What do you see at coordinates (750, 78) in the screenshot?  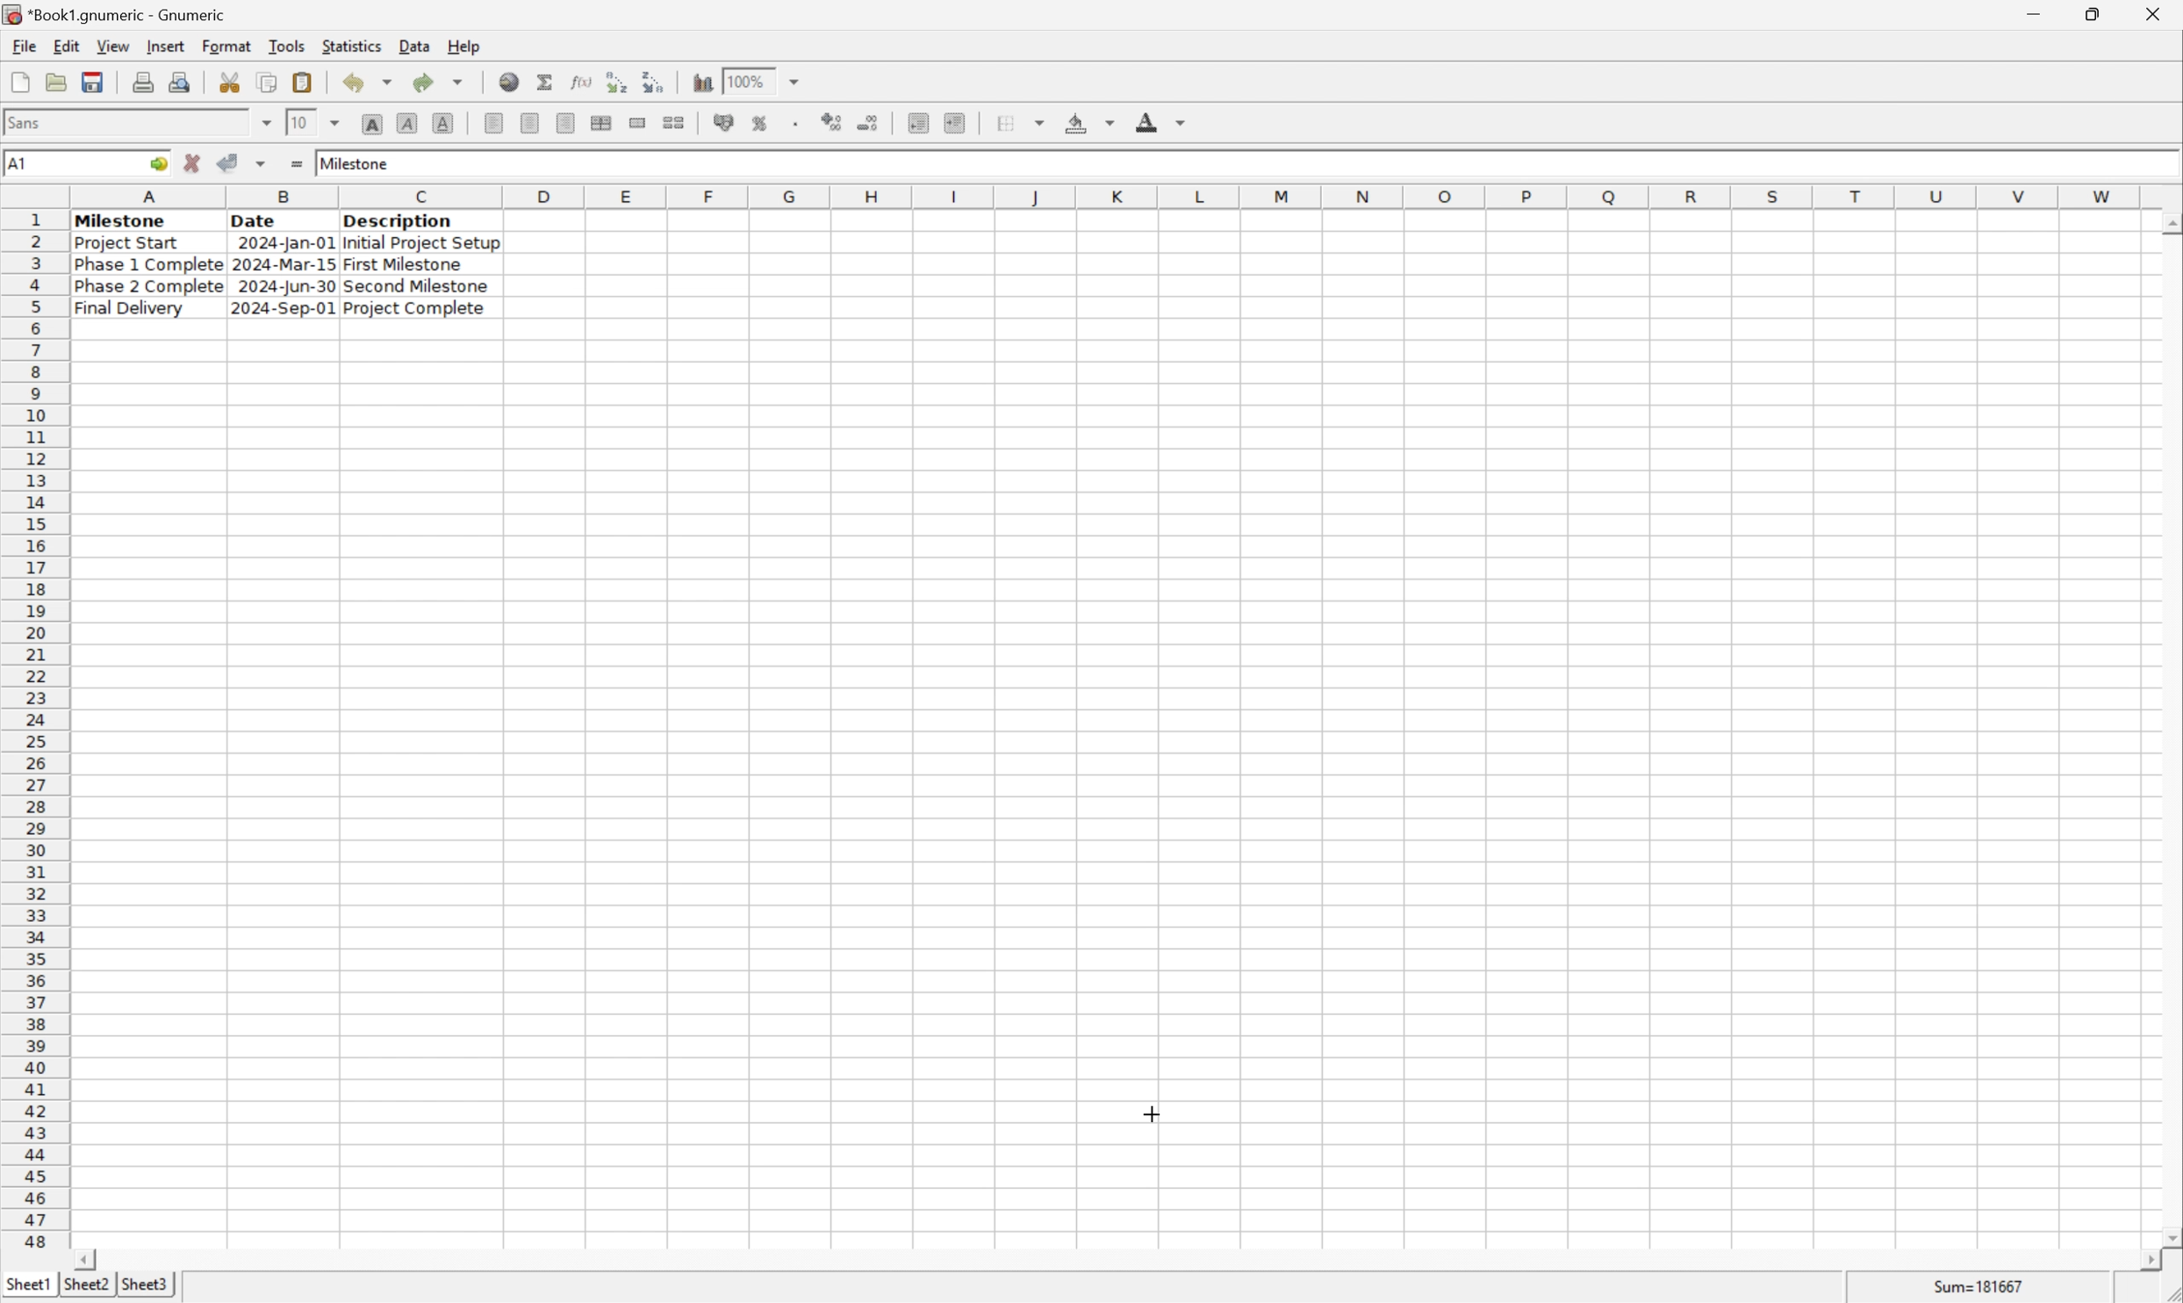 I see `100%` at bounding box center [750, 78].